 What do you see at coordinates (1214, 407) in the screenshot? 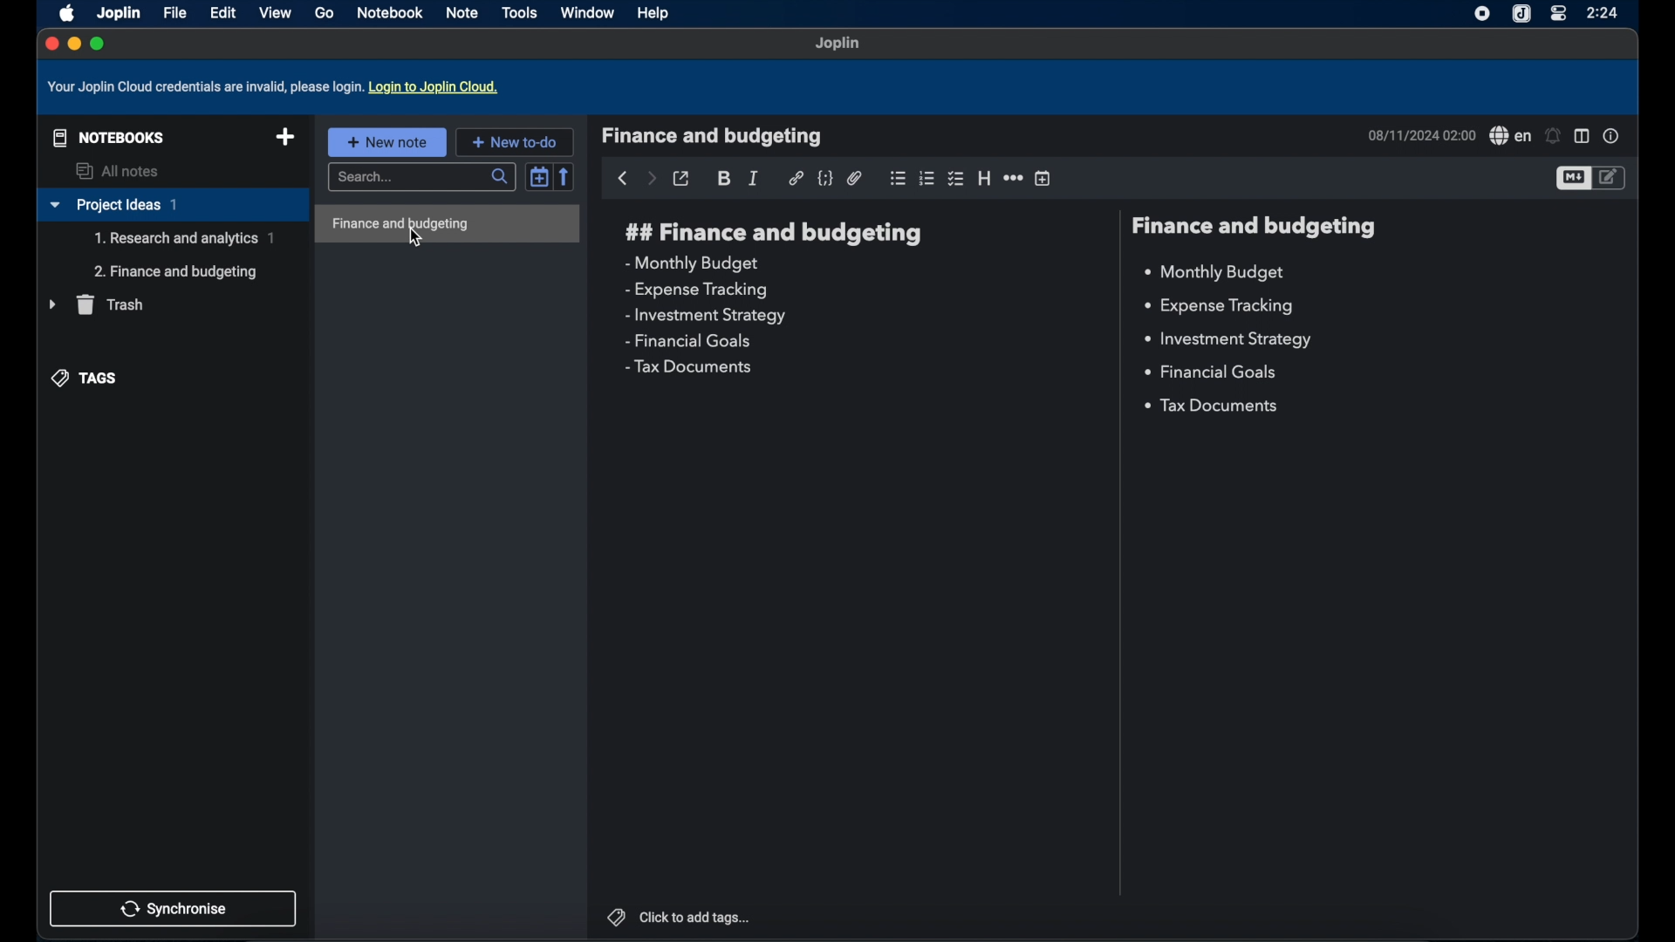
I see `tax documents` at bounding box center [1214, 407].